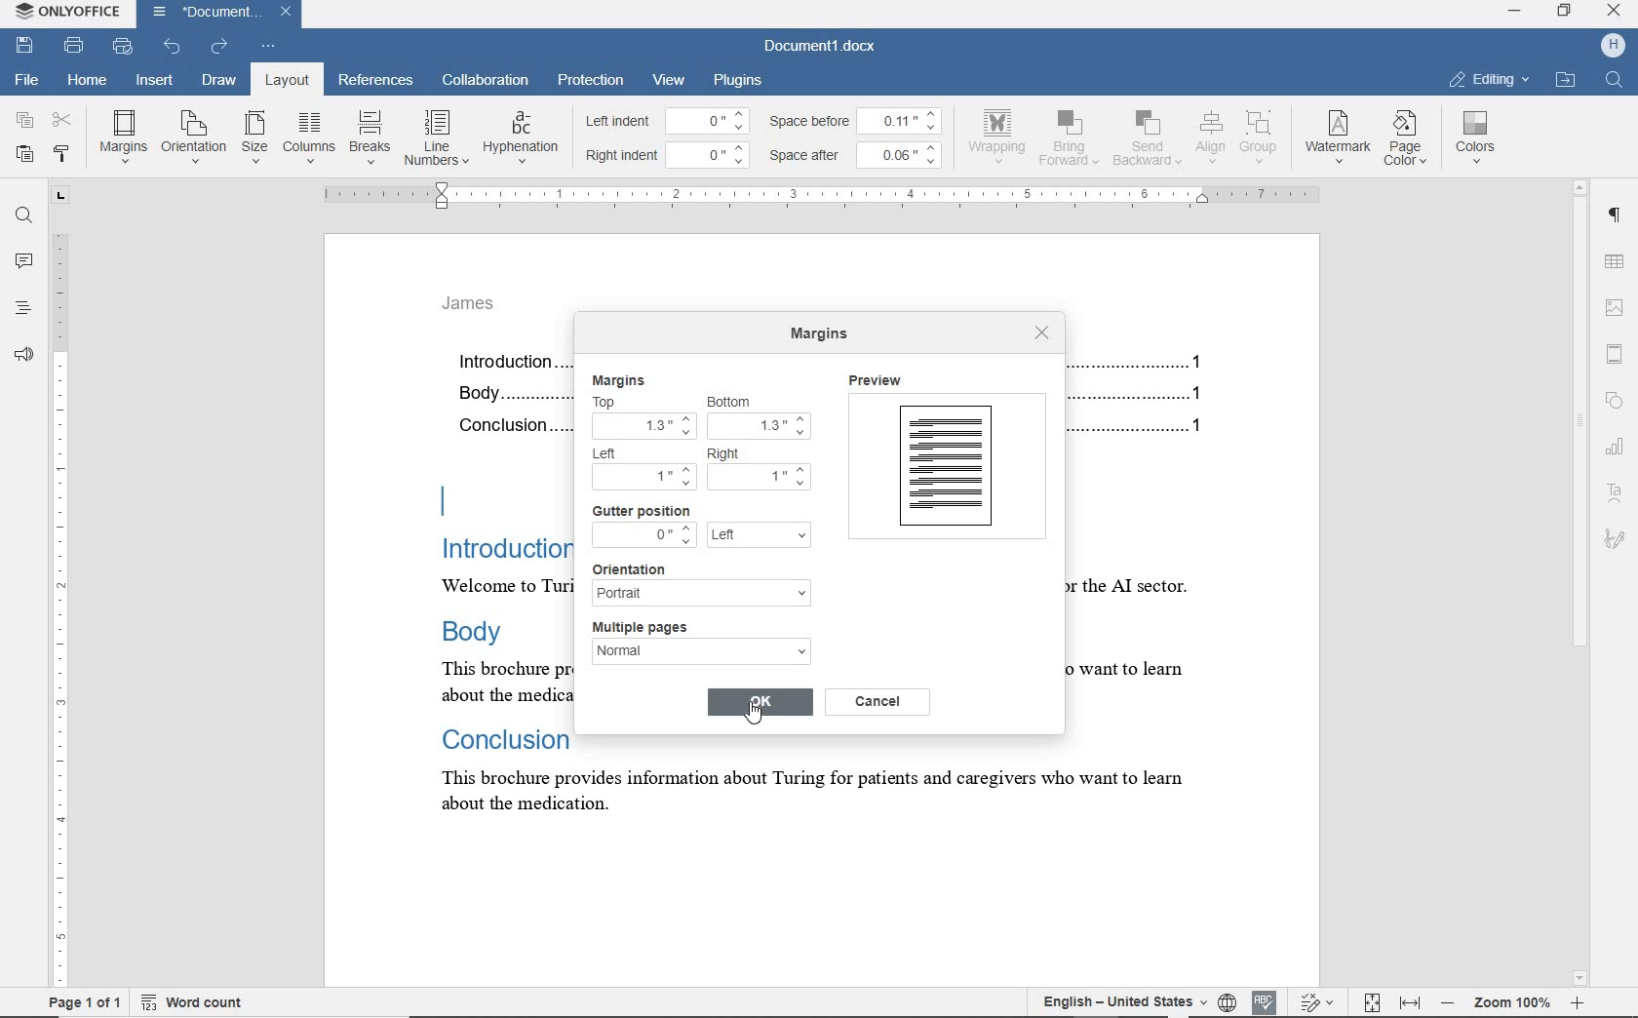 The width and height of the screenshot is (1638, 1018). I want to click on collaboration, so click(487, 82).